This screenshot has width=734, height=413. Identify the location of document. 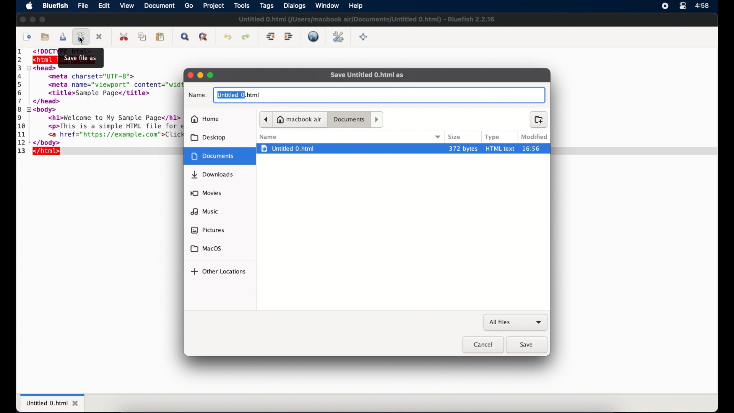
(160, 6).